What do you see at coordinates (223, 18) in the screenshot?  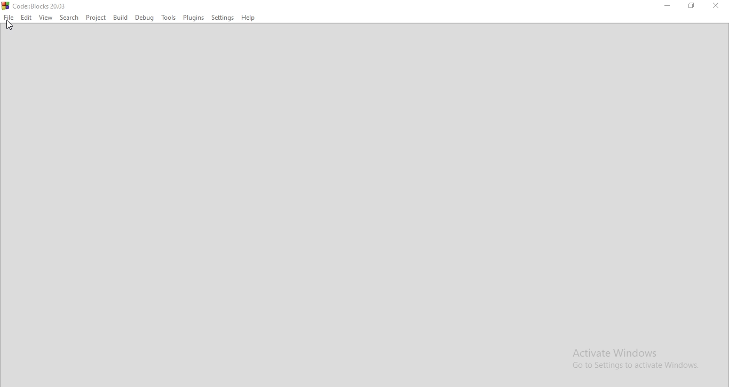 I see `Settings ` at bounding box center [223, 18].